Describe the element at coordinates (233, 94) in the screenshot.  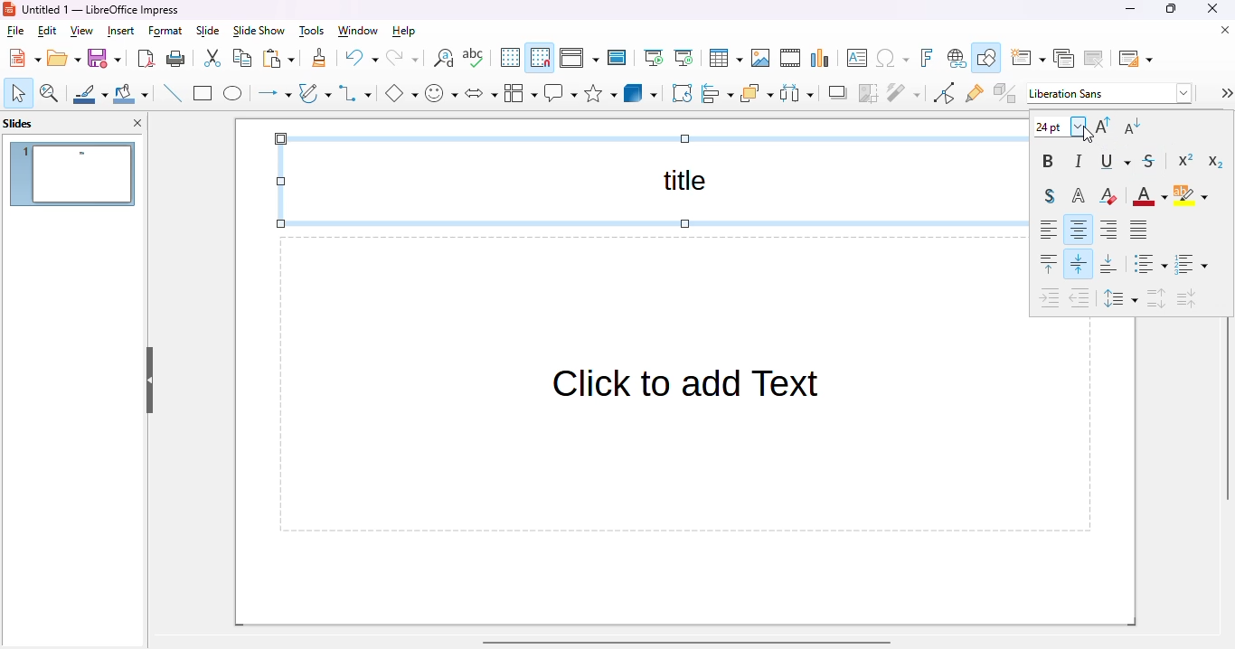
I see `ellipse` at that location.